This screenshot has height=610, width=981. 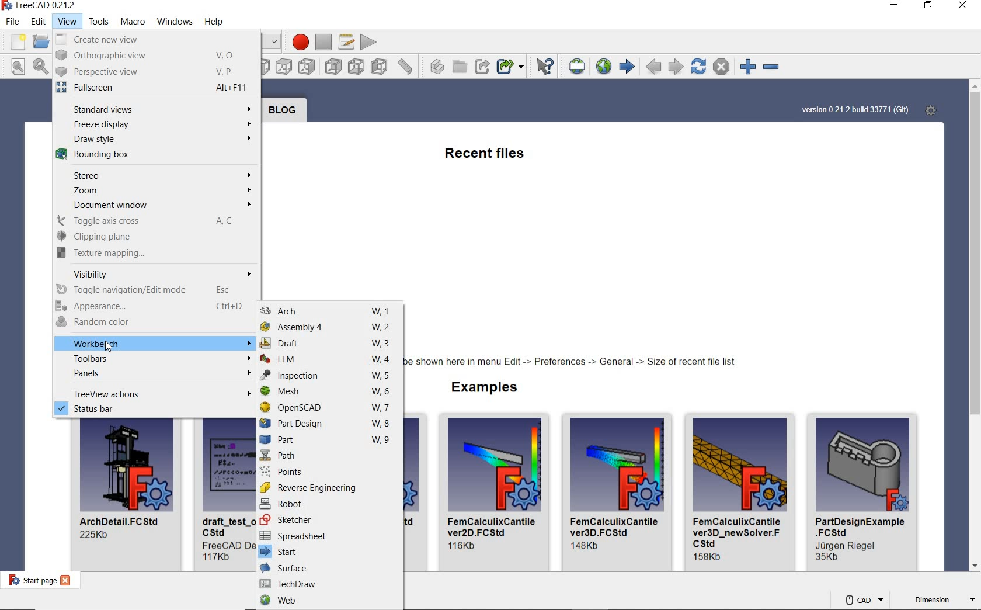 I want to click on Part Design, so click(x=327, y=423).